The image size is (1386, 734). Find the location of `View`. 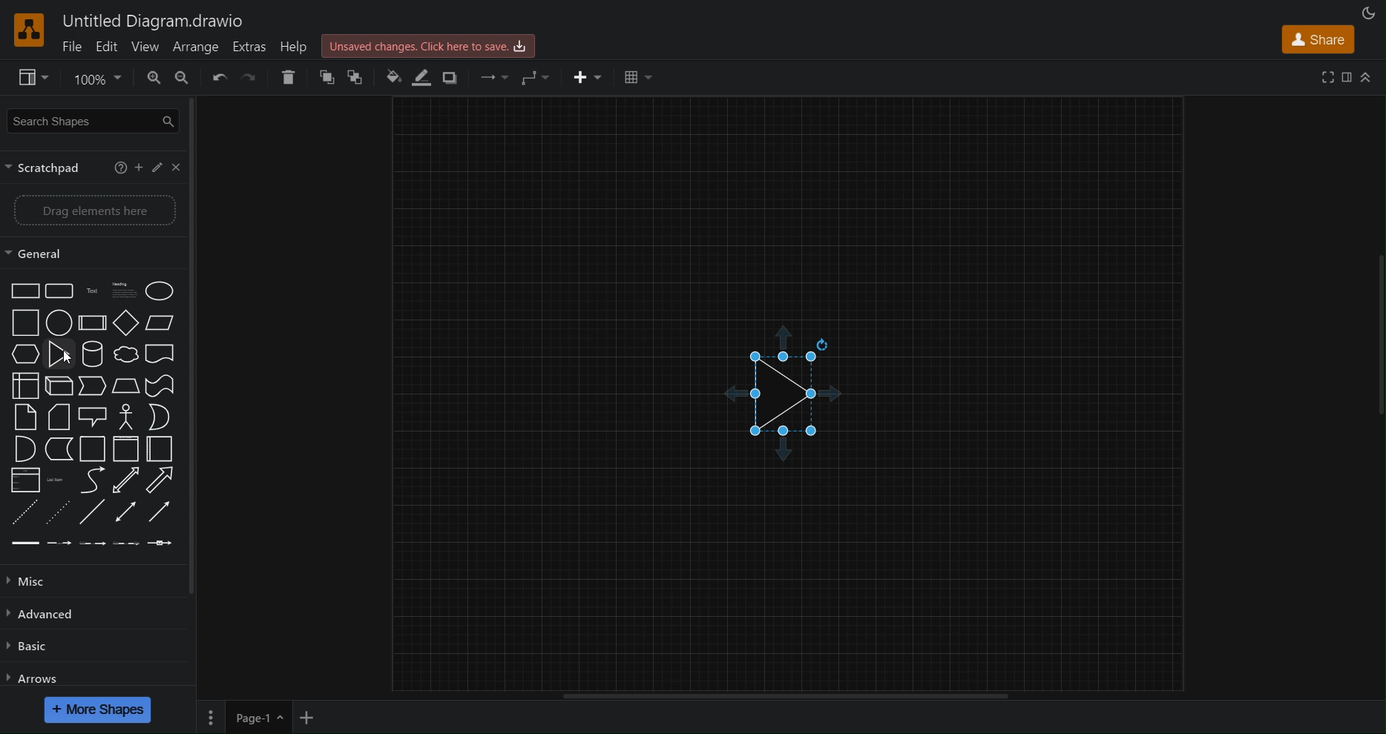

View is located at coordinates (146, 46).